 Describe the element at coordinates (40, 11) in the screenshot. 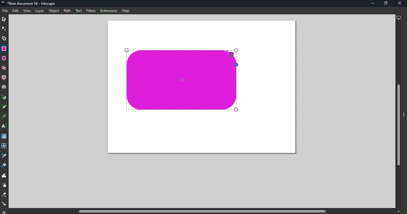

I see `Layer` at that location.